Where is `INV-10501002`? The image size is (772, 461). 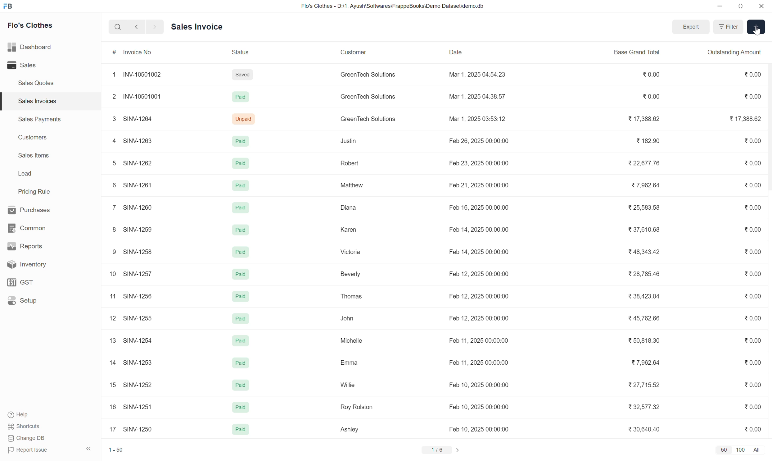
INV-10501002 is located at coordinates (147, 75).